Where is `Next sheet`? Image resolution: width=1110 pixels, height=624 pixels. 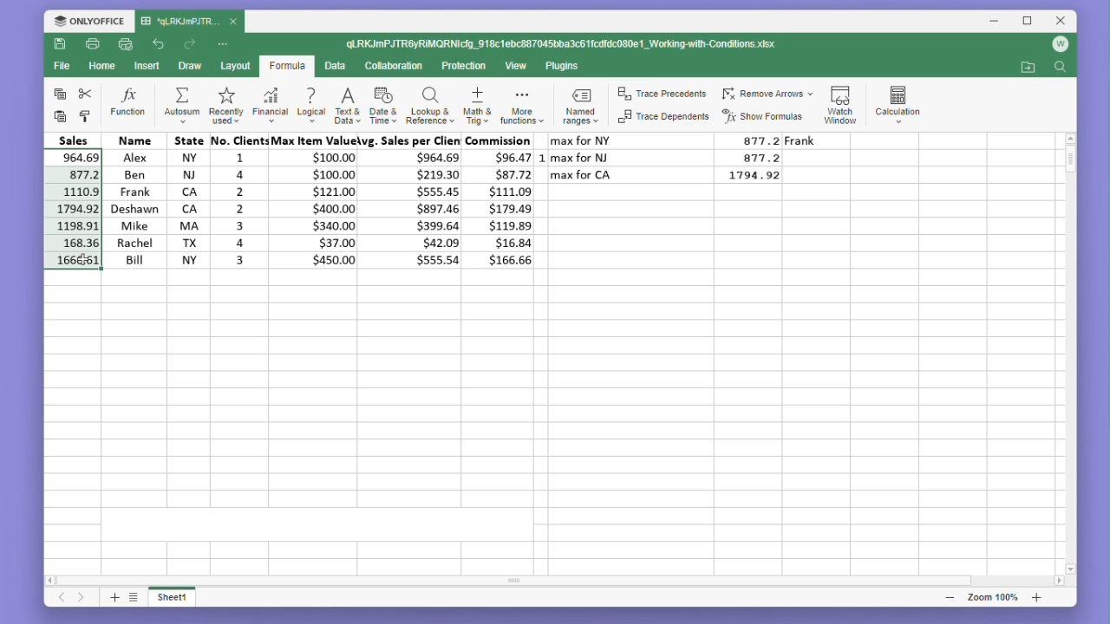
Next sheet is located at coordinates (82, 599).